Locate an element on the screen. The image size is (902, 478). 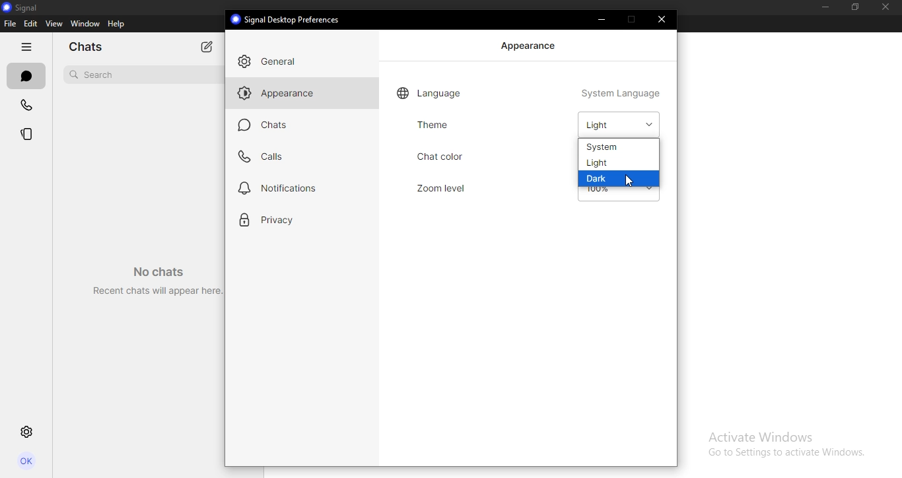
chats is located at coordinates (264, 125).